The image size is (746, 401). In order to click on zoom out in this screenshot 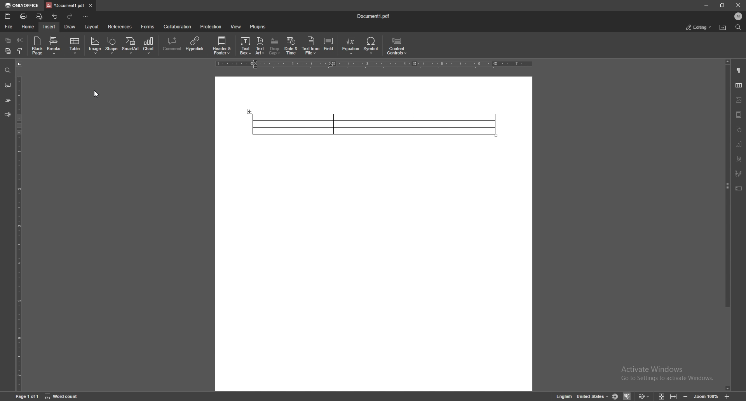, I will do `click(687, 396)`.